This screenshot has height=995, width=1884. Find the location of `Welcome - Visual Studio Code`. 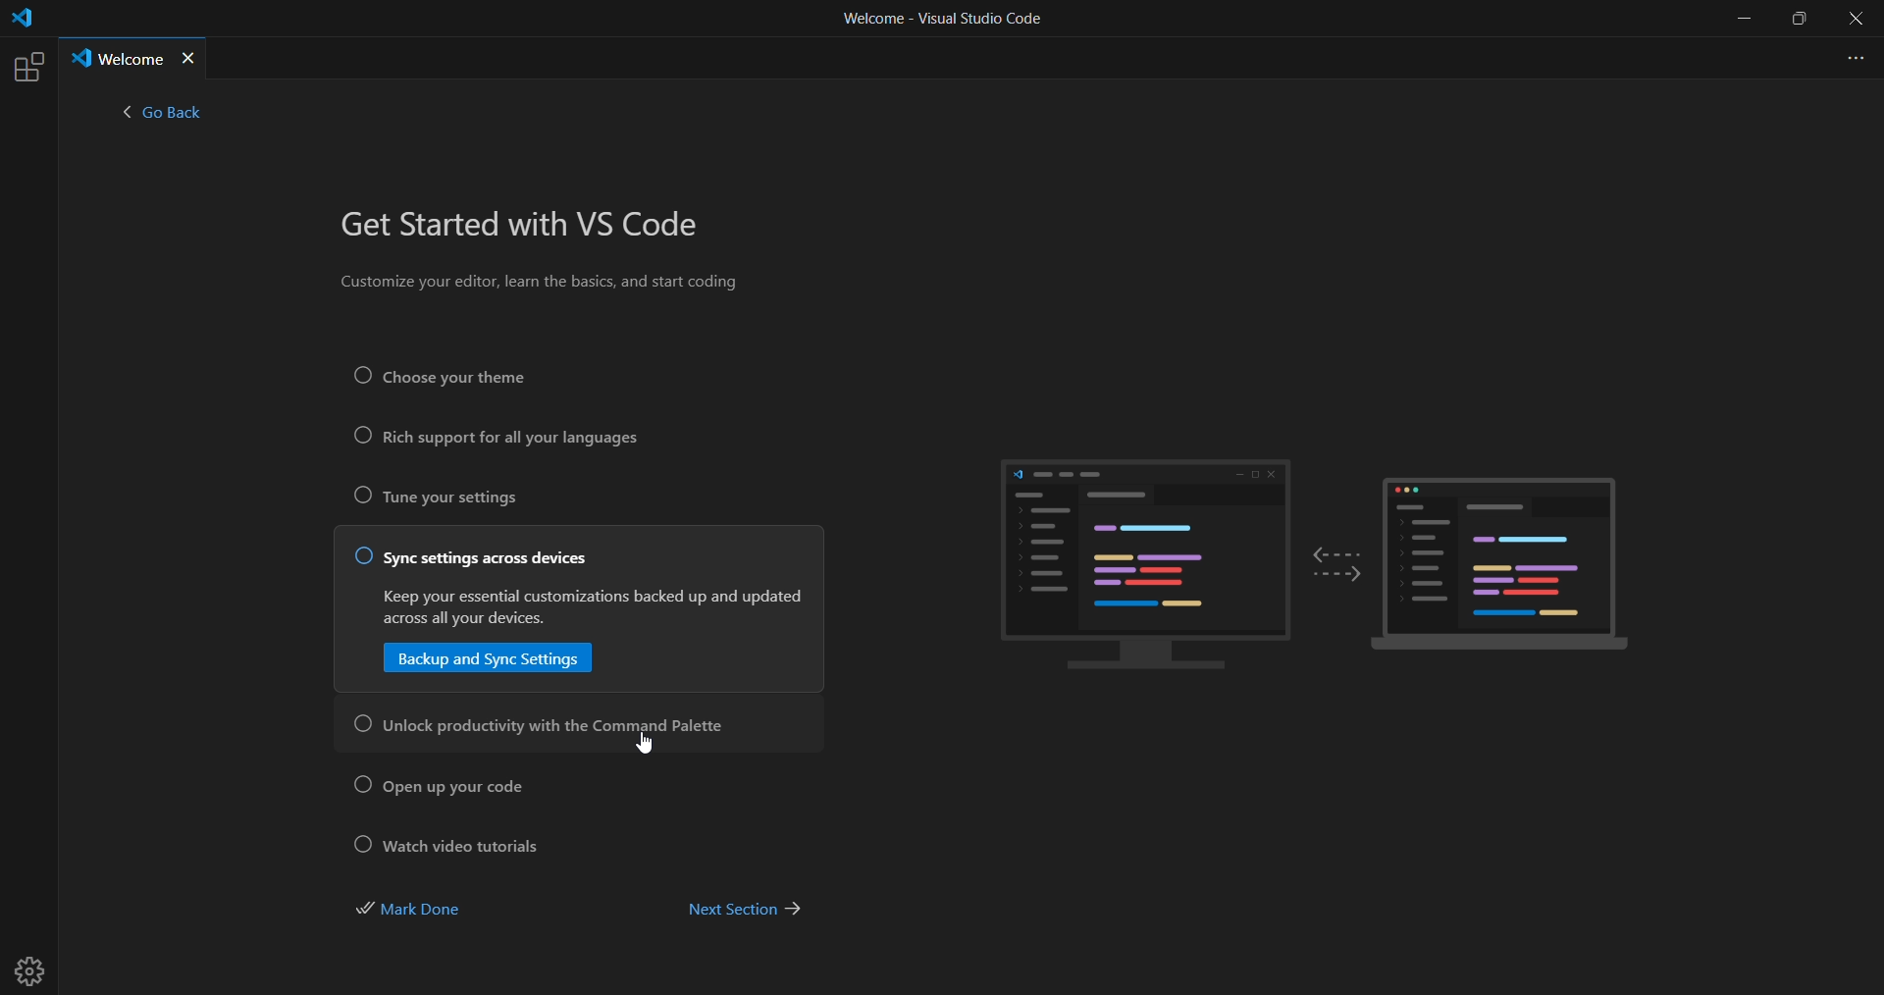

Welcome - Visual Studio Code is located at coordinates (941, 24).